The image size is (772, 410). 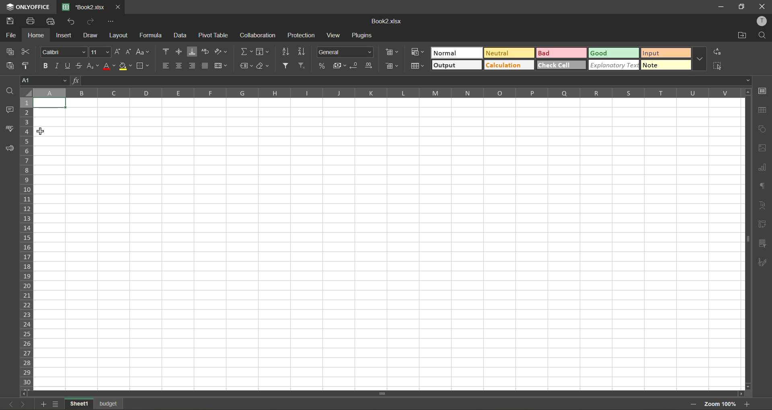 What do you see at coordinates (719, 404) in the screenshot?
I see `zoom factor` at bounding box center [719, 404].